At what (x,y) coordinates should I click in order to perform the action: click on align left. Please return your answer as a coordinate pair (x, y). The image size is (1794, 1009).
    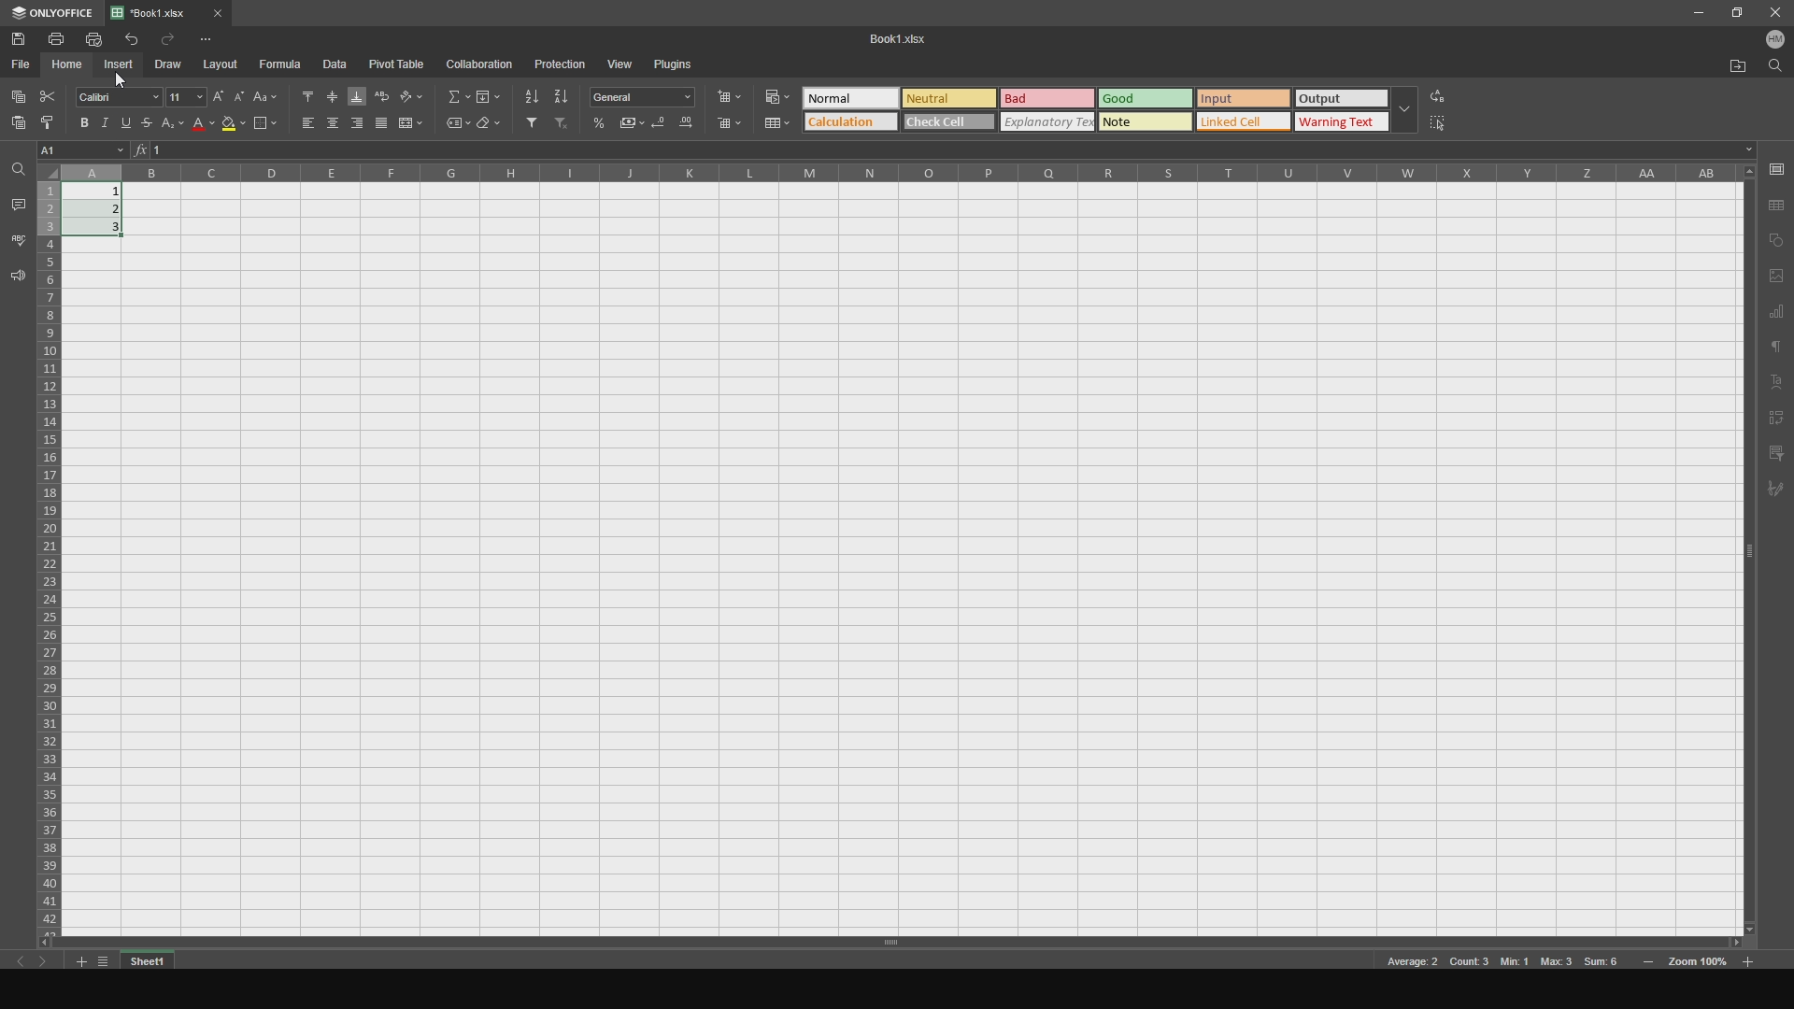
    Looking at the image, I should click on (301, 124).